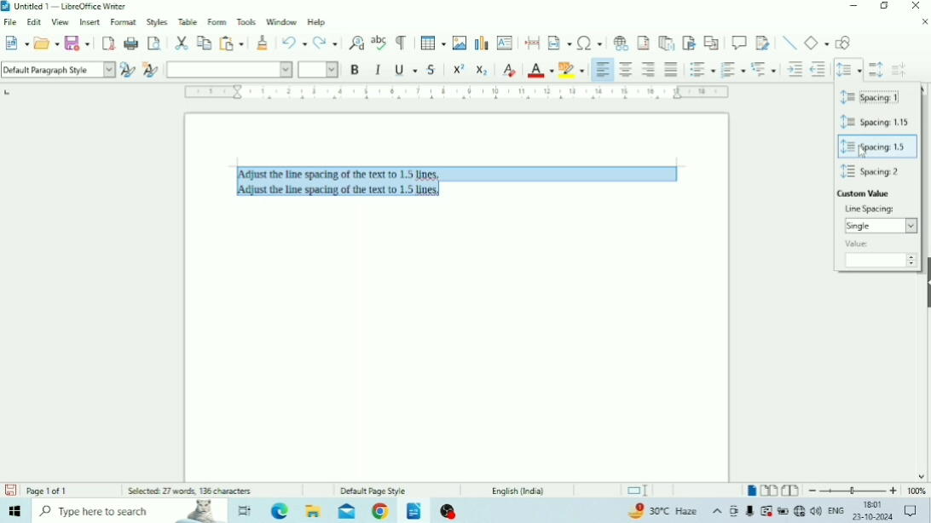  Describe the element at coordinates (590, 42) in the screenshot. I see `Insert Special Characters` at that location.